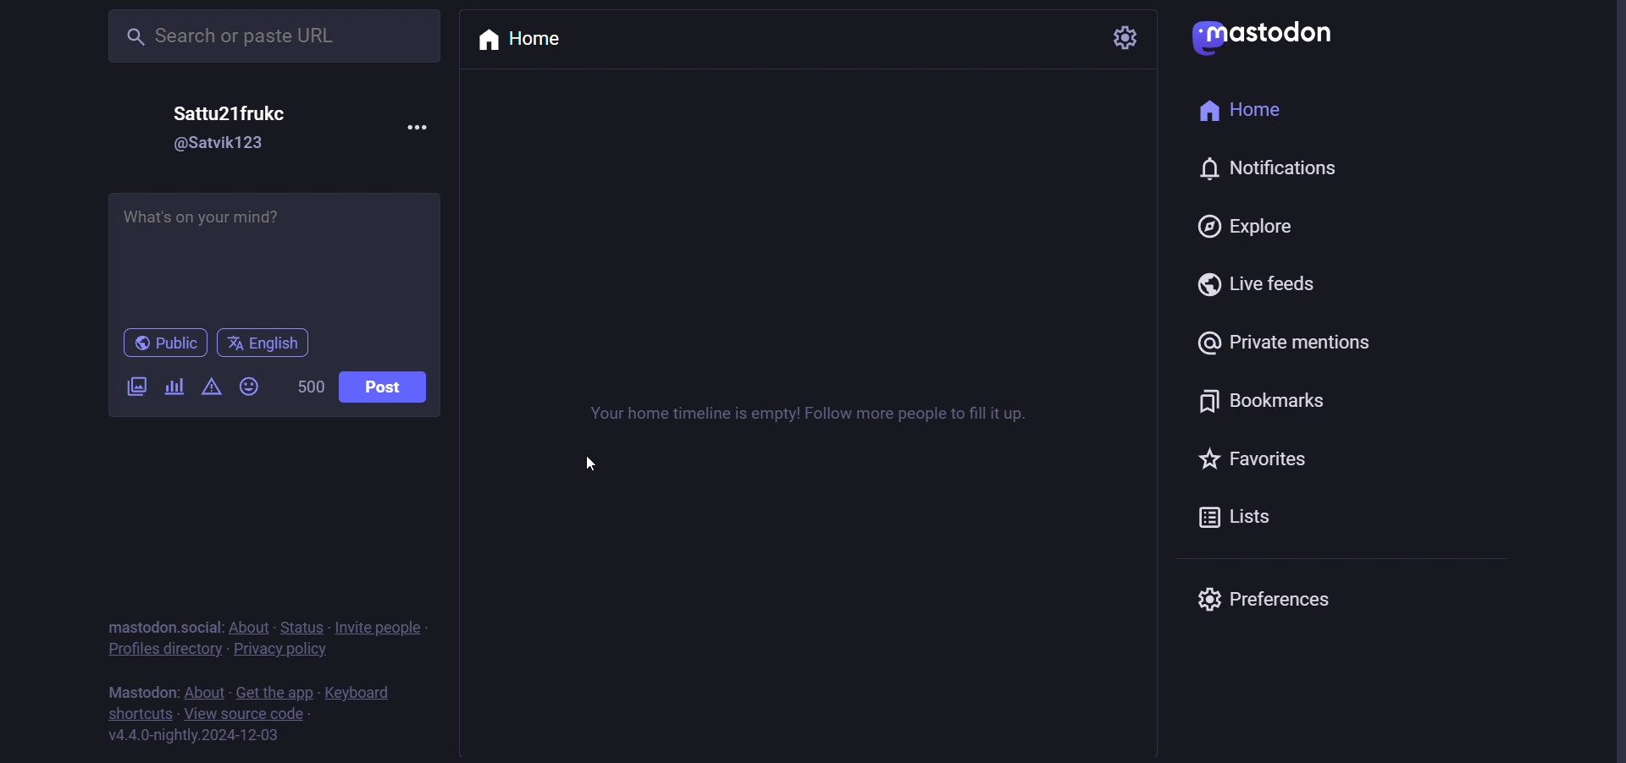 This screenshot has height=763, width=1626. I want to click on status, so click(301, 628).